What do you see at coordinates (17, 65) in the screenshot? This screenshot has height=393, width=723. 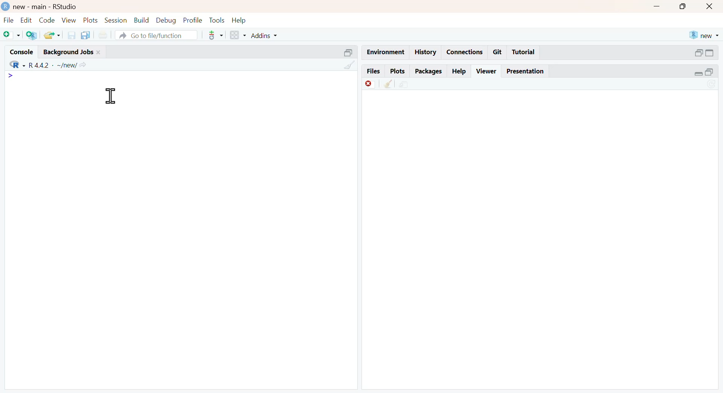 I see `R` at bounding box center [17, 65].